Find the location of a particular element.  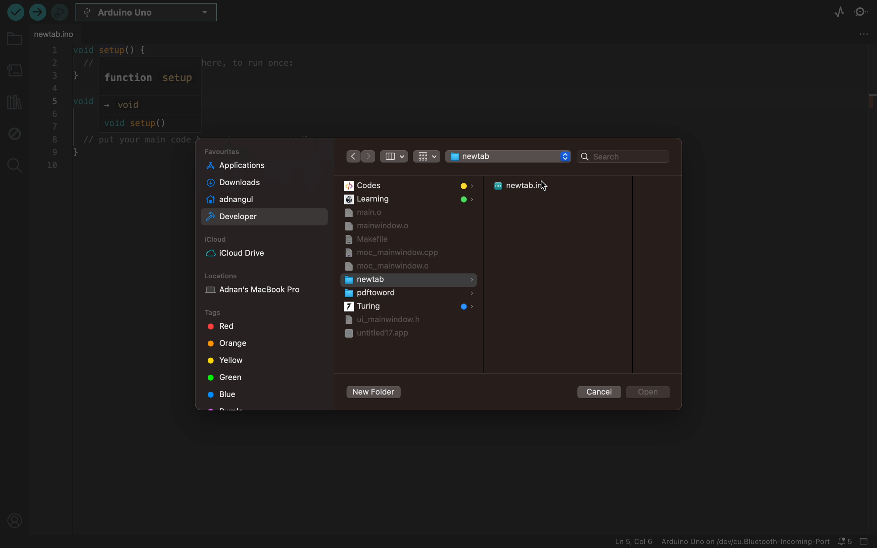

debugger is located at coordinates (59, 12).